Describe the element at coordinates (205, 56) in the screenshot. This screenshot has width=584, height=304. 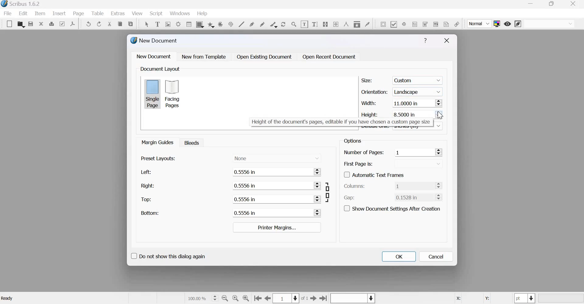
I see `New from Template` at that location.